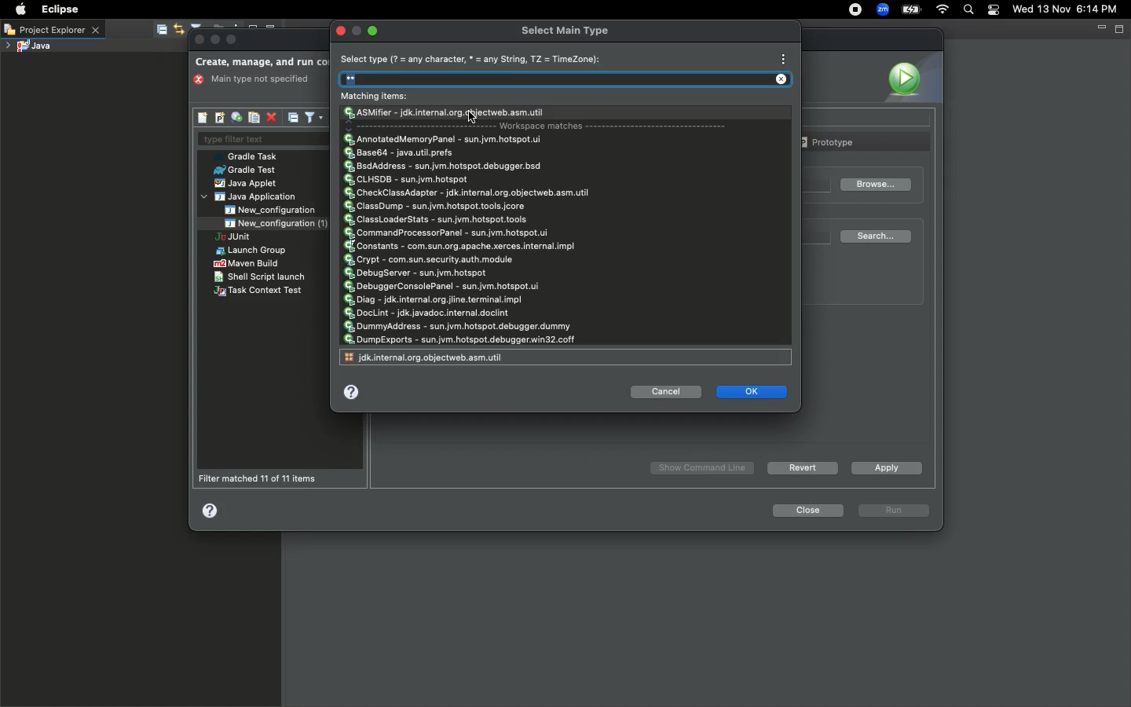  Describe the element at coordinates (427, 357) in the screenshot. I see `jsk.internal.org.objectiveweb.asm.util` at that location.